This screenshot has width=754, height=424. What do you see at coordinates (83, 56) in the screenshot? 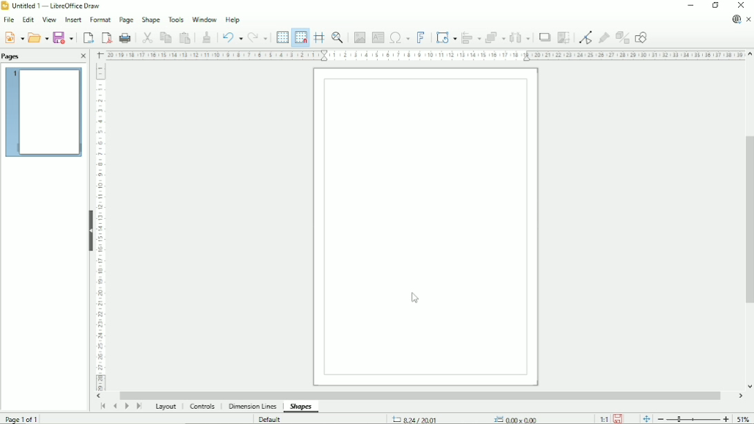
I see `Close` at bounding box center [83, 56].